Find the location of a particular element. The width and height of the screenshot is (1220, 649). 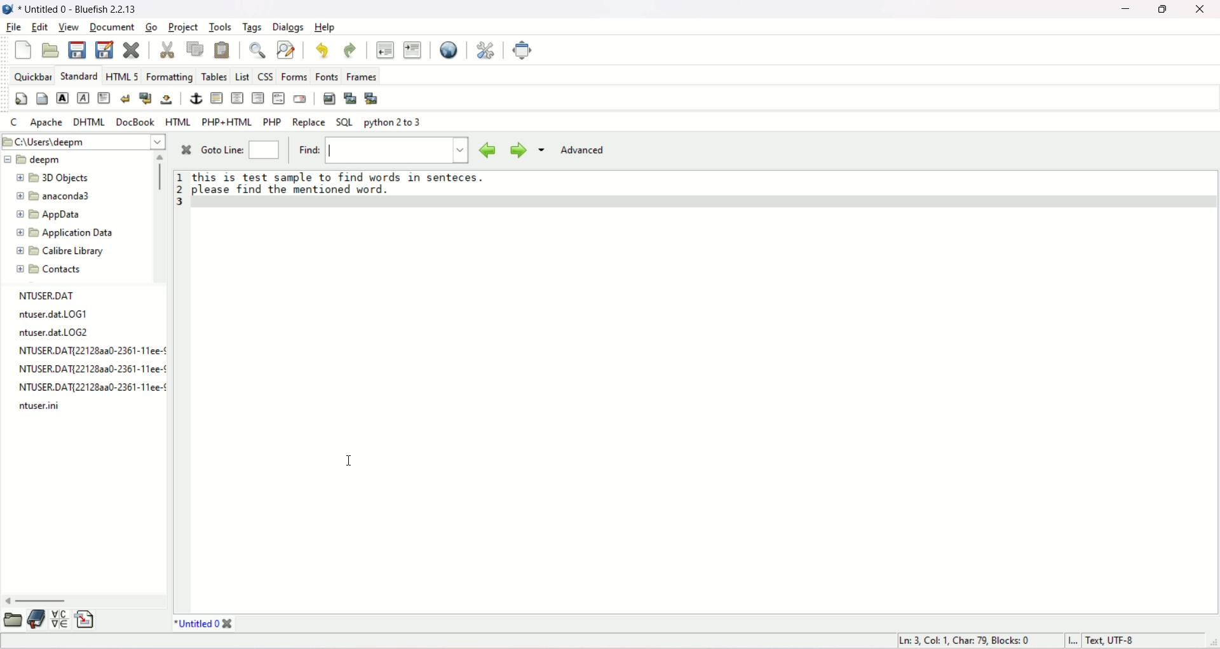

ntuser.dat.LOG2 is located at coordinates (55, 333).